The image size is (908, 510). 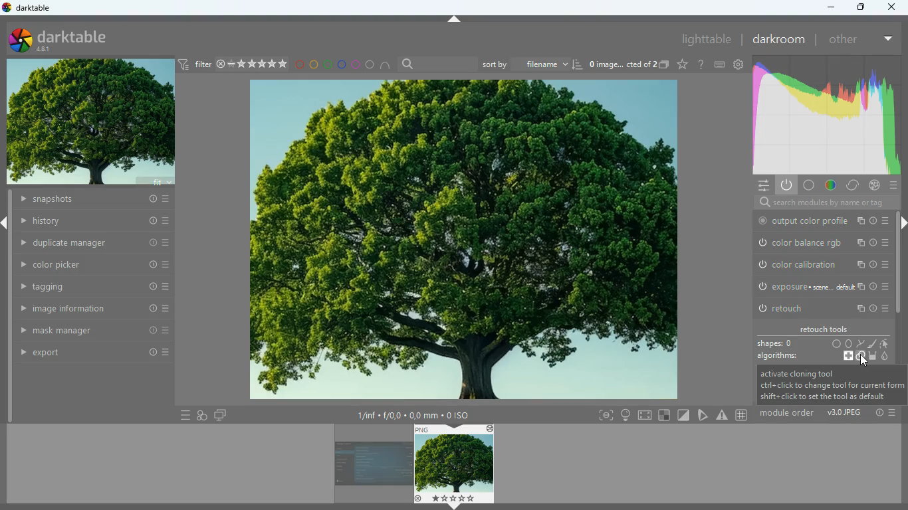 What do you see at coordinates (864, 361) in the screenshot?
I see `cursor on cloning` at bounding box center [864, 361].